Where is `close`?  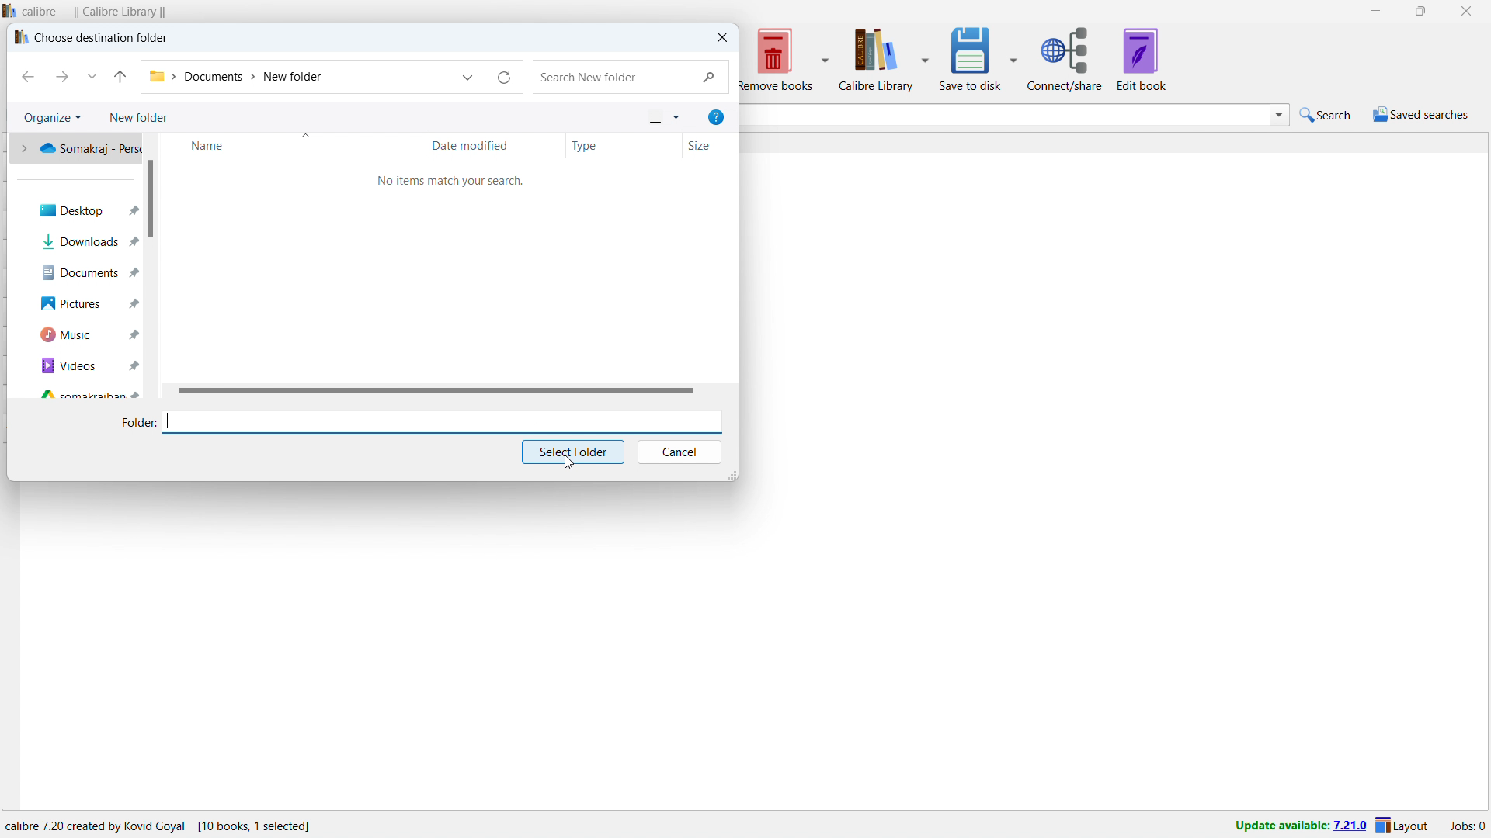
close is located at coordinates (1465, 12).